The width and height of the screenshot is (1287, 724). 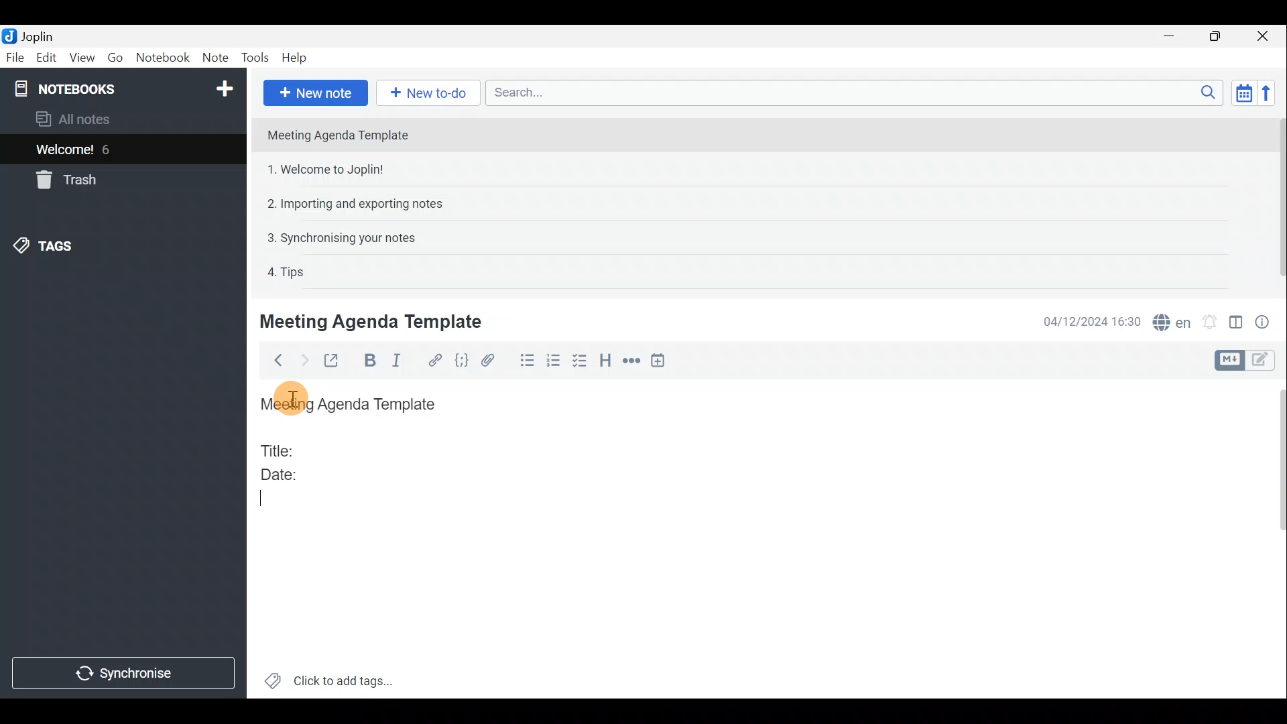 What do you see at coordinates (352, 405) in the screenshot?
I see `Meeting Agenda Template` at bounding box center [352, 405].